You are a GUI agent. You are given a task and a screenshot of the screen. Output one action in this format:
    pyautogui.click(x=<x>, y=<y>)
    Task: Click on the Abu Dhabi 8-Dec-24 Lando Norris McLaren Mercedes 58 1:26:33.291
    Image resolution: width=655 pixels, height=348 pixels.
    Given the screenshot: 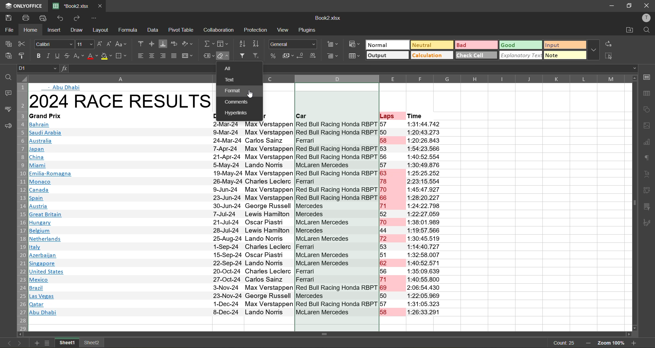 What is the action you would take?
    pyautogui.click(x=237, y=313)
    